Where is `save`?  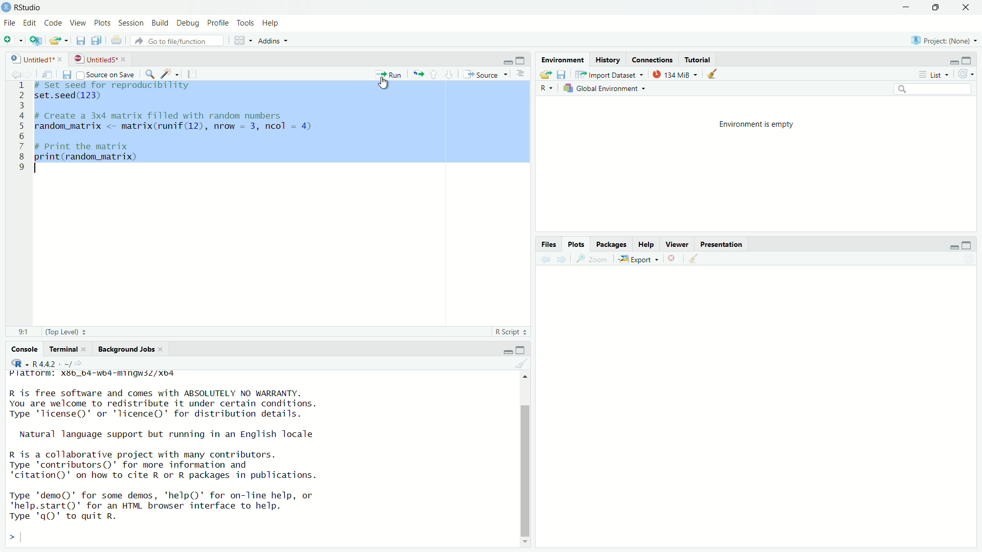 save is located at coordinates (66, 75).